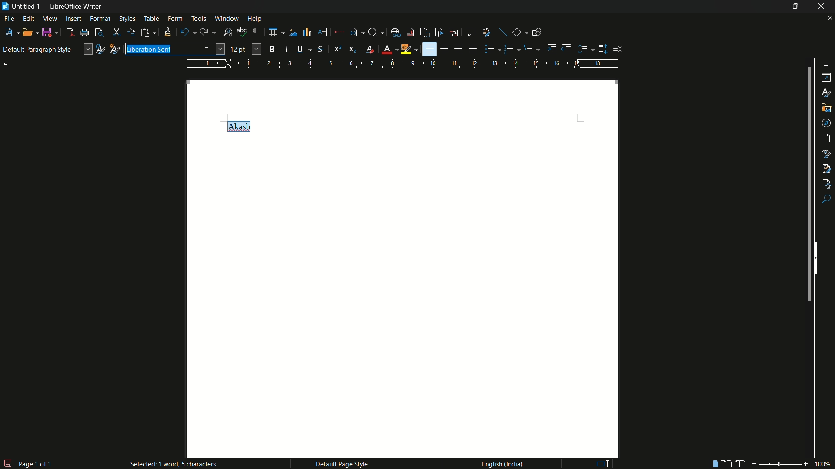 This screenshot has height=469, width=835. Describe the element at coordinates (553, 49) in the screenshot. I see `increase indentation` at that location.